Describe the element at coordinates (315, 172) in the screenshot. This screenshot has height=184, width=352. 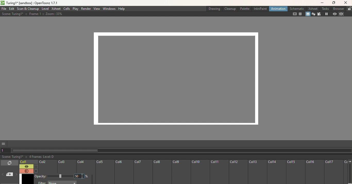
I see `Col16` at that location.